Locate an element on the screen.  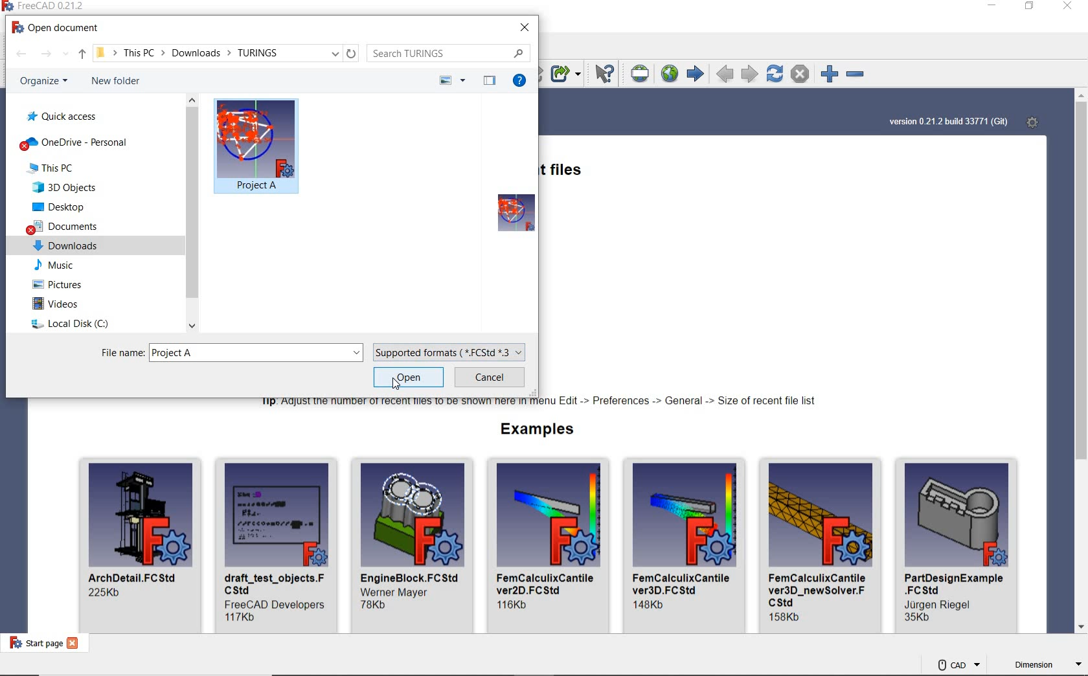
one drive personal is located at coordinates (77, 143).